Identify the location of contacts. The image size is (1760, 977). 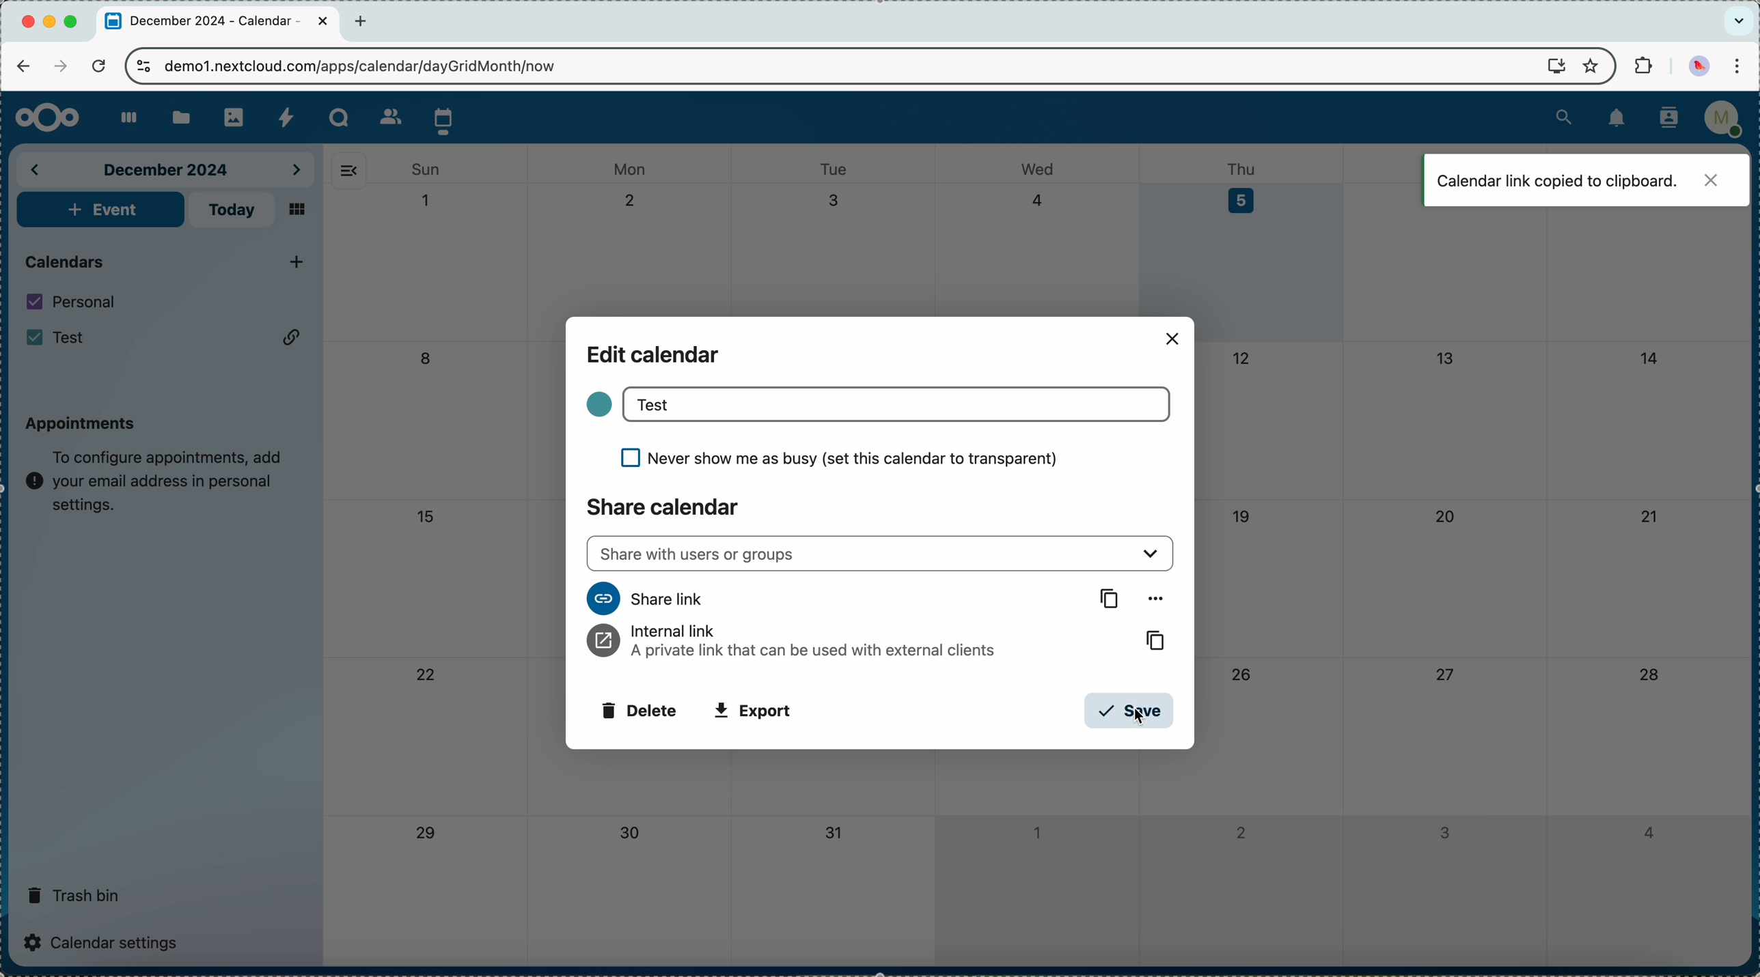
(1664, 119).